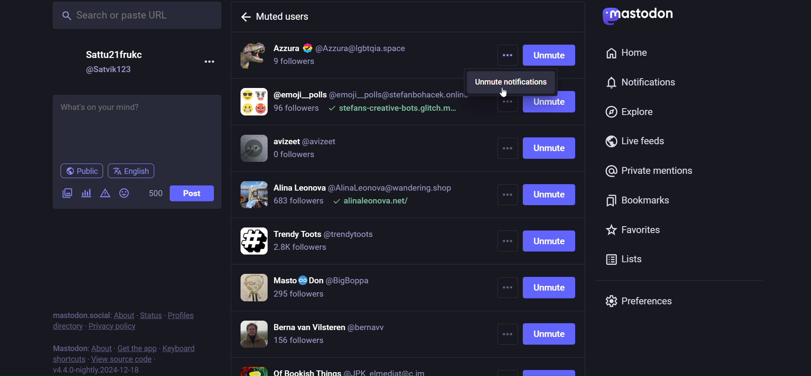 Image resolution: width=811 pixels, height=376 pixels. What do you see at coordinates (132, 171) in the screenshot?
I see `language` at bounding box center [132, 171].